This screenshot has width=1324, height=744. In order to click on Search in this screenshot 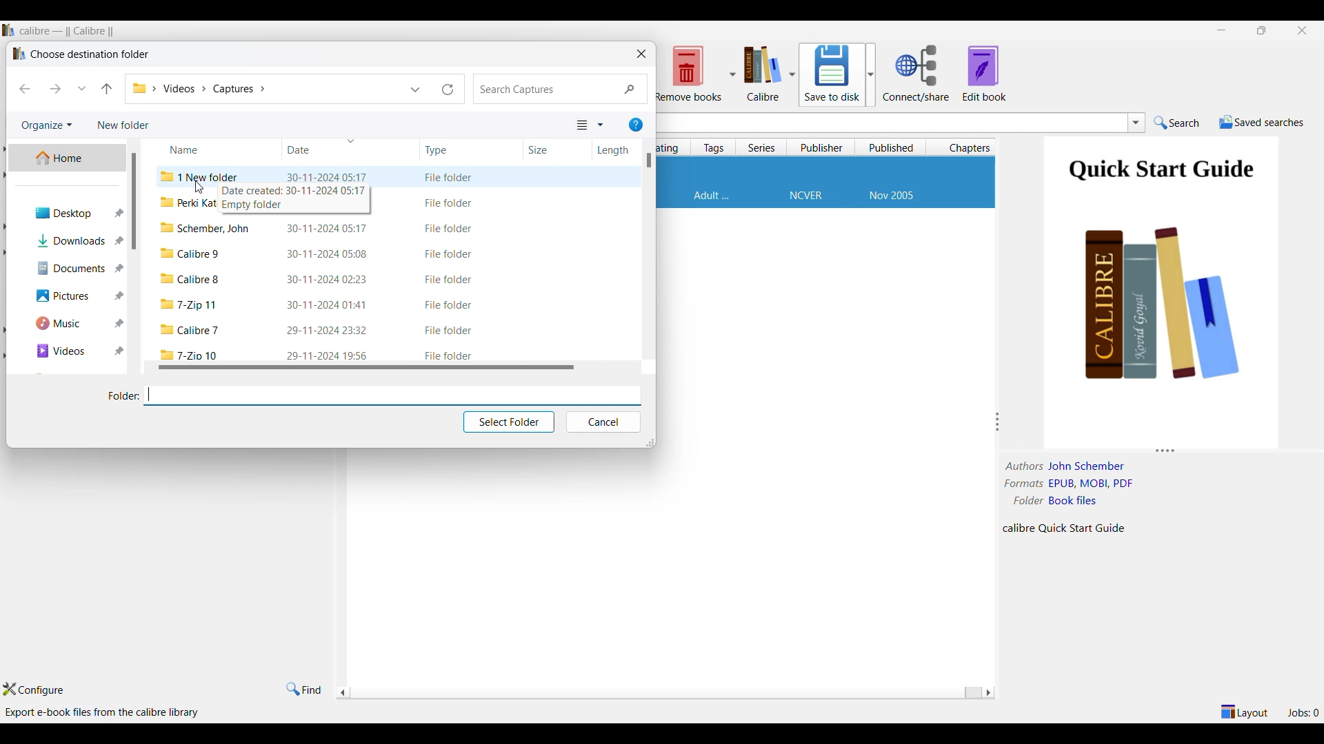, I will do `click(561, 90)`.